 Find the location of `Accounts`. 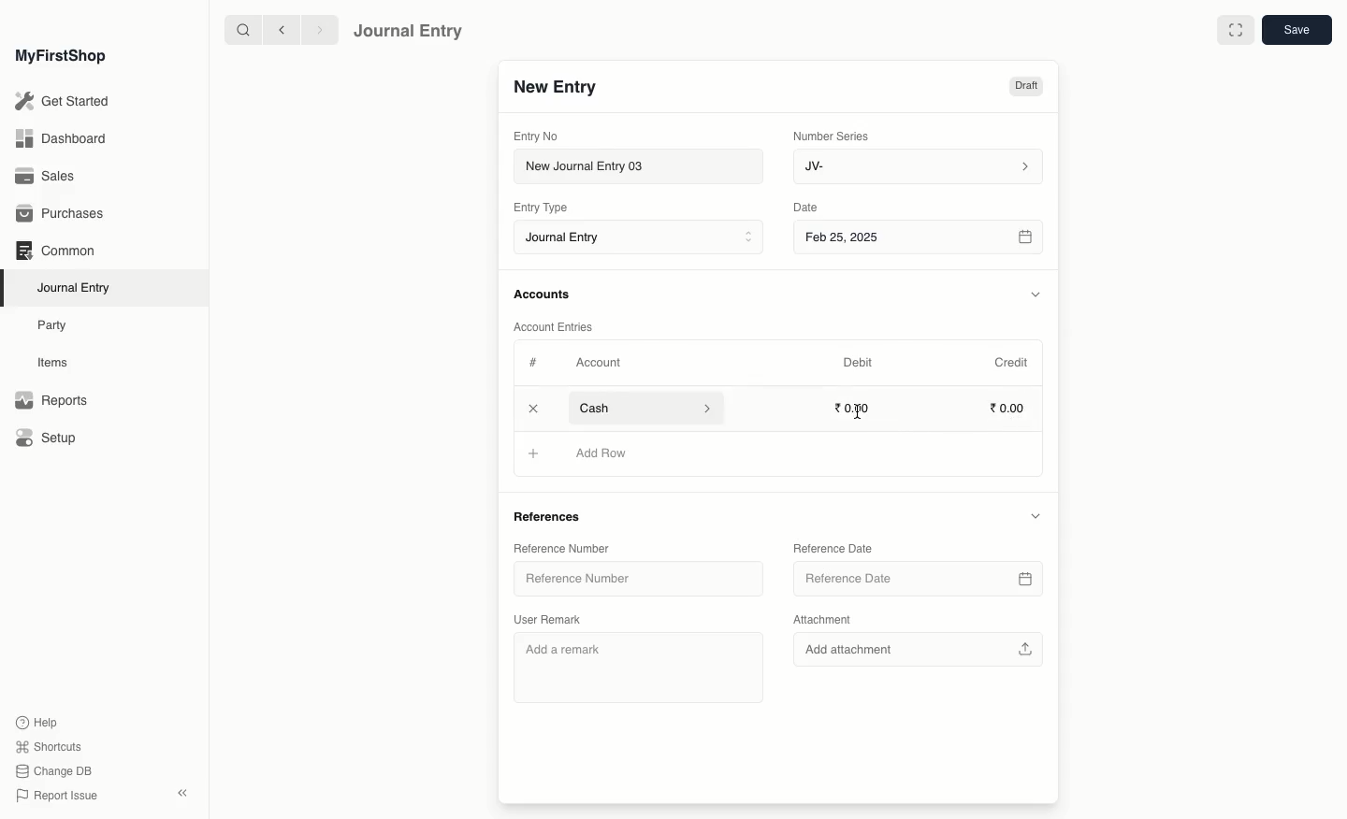

Accounts is located at coordinates (543, 295).